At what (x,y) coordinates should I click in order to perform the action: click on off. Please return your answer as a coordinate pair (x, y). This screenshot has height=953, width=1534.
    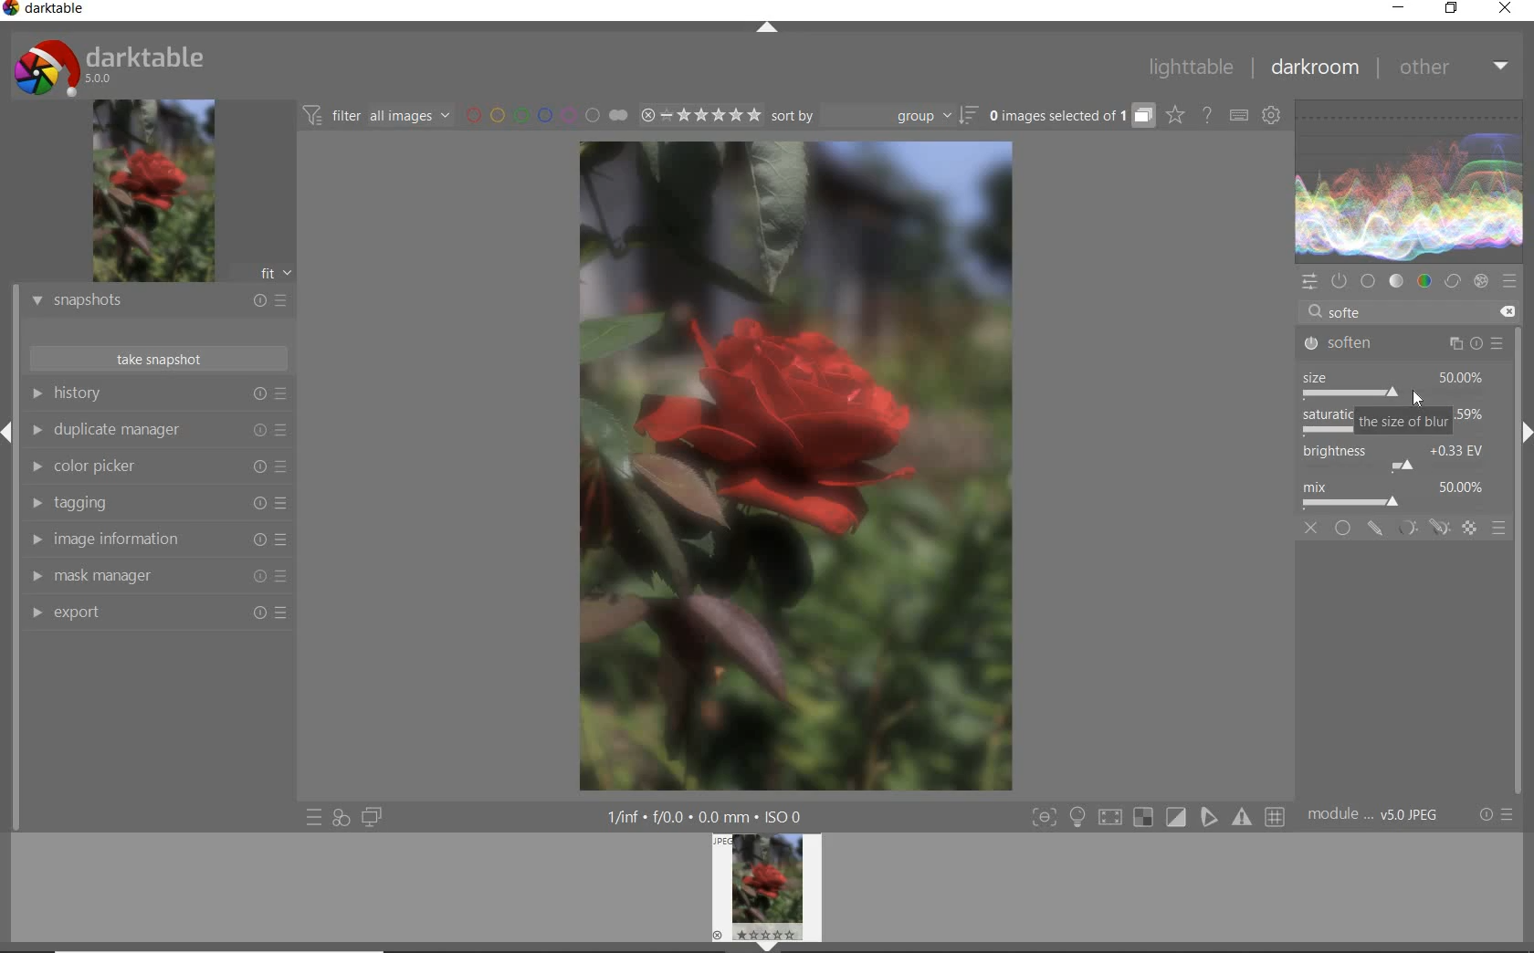
    Looking at the image, I should click on (1311, 529).